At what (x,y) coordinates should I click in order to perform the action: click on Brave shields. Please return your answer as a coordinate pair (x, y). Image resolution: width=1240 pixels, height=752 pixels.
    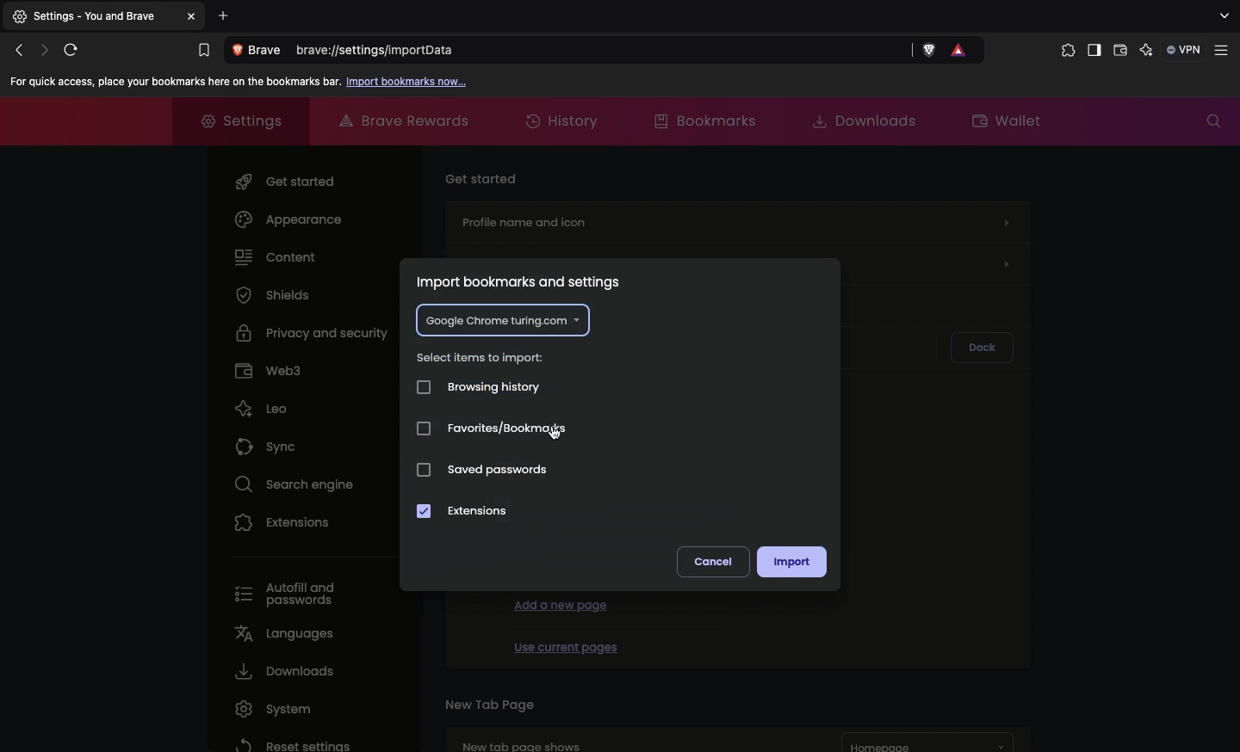
    Looking at the image, I should click on (930, 51).